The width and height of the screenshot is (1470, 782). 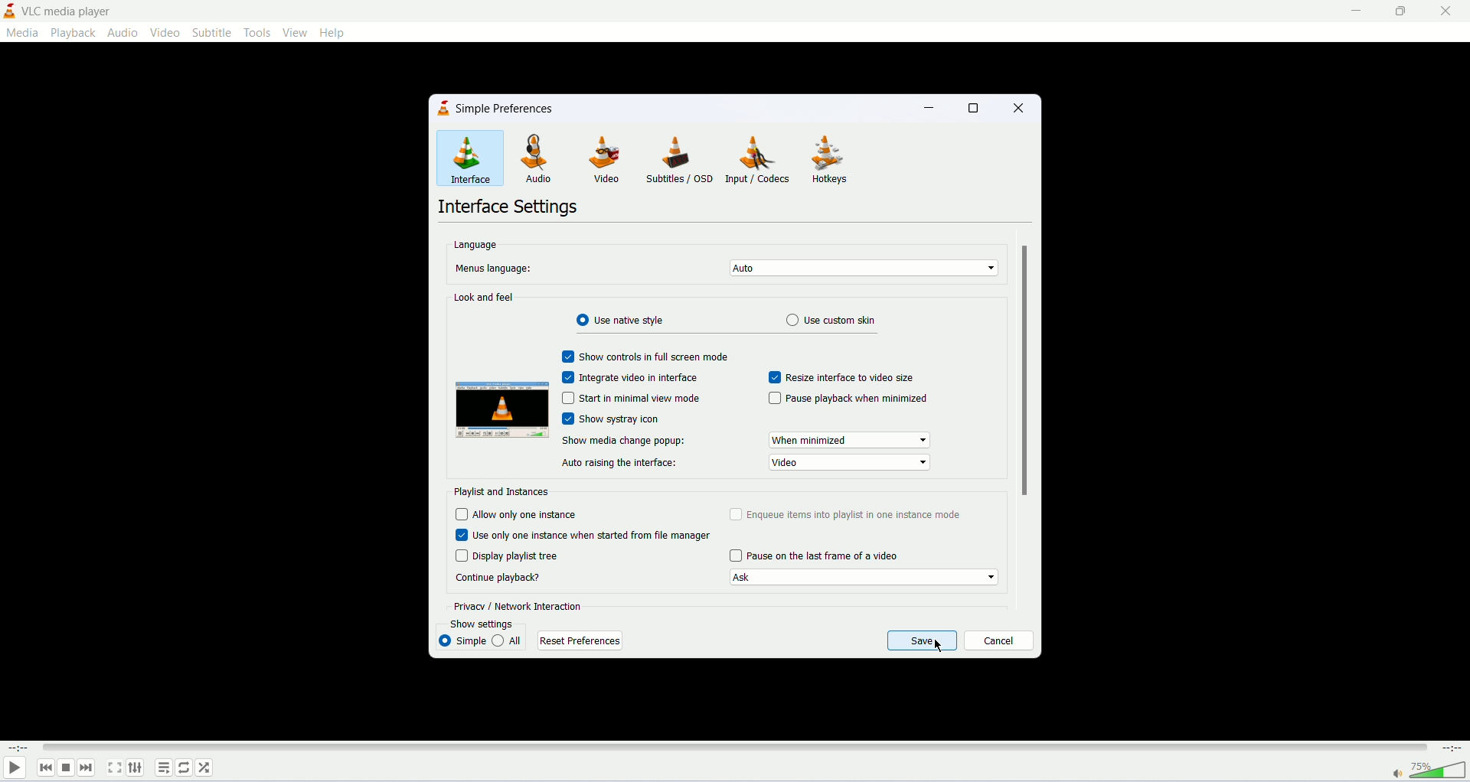 What do you see at coordinates (1453, 749) in the screenshot?
I see `total time` at bounding box center [1453, 749].